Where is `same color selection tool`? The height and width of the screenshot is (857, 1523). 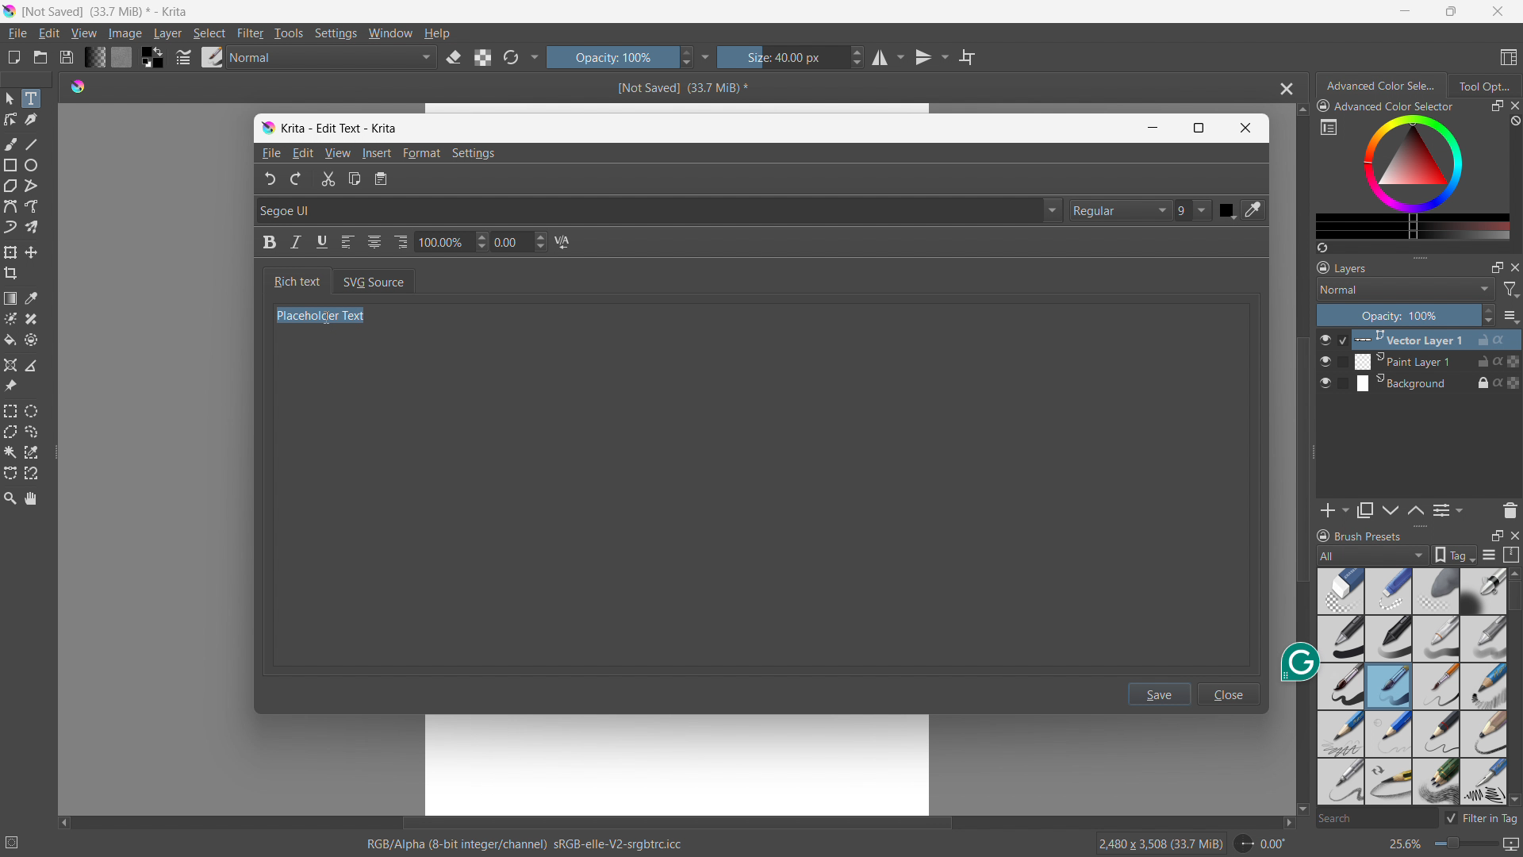 same color selection tool is located at coordinates (31, 452).